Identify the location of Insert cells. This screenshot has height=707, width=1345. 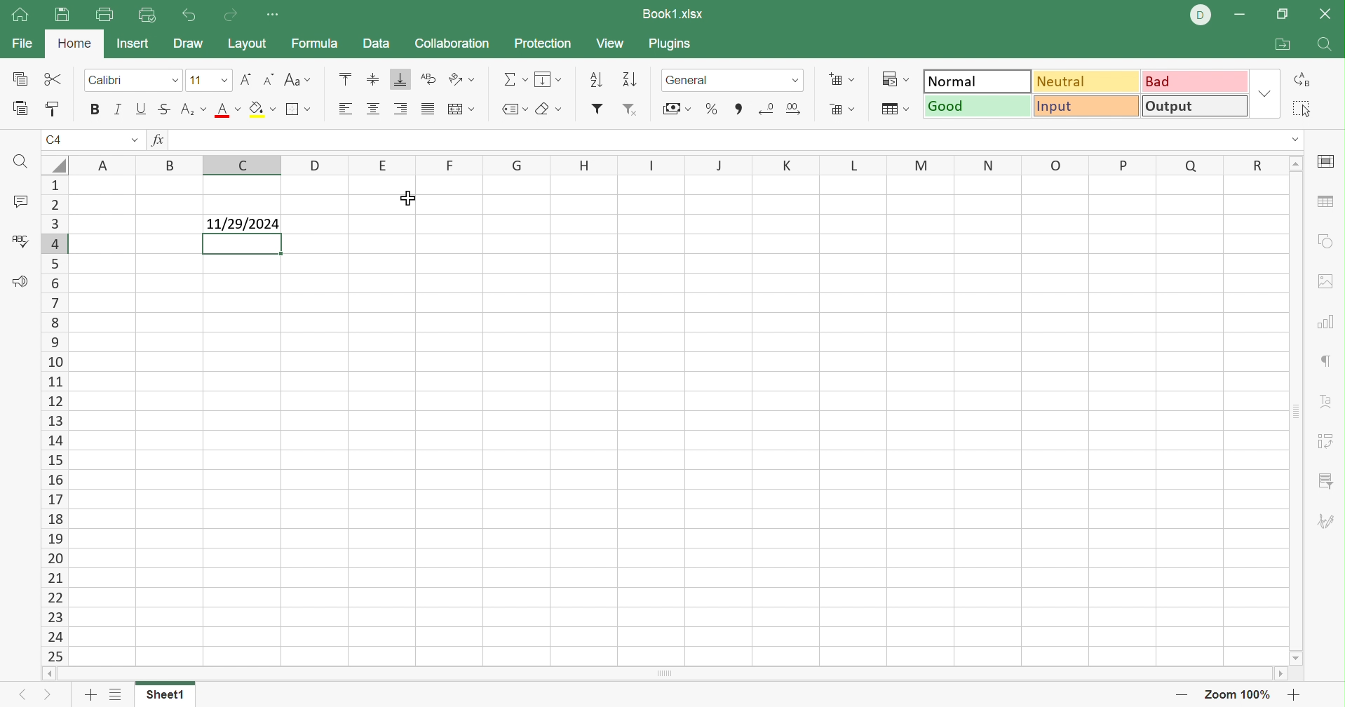
(839, 79).